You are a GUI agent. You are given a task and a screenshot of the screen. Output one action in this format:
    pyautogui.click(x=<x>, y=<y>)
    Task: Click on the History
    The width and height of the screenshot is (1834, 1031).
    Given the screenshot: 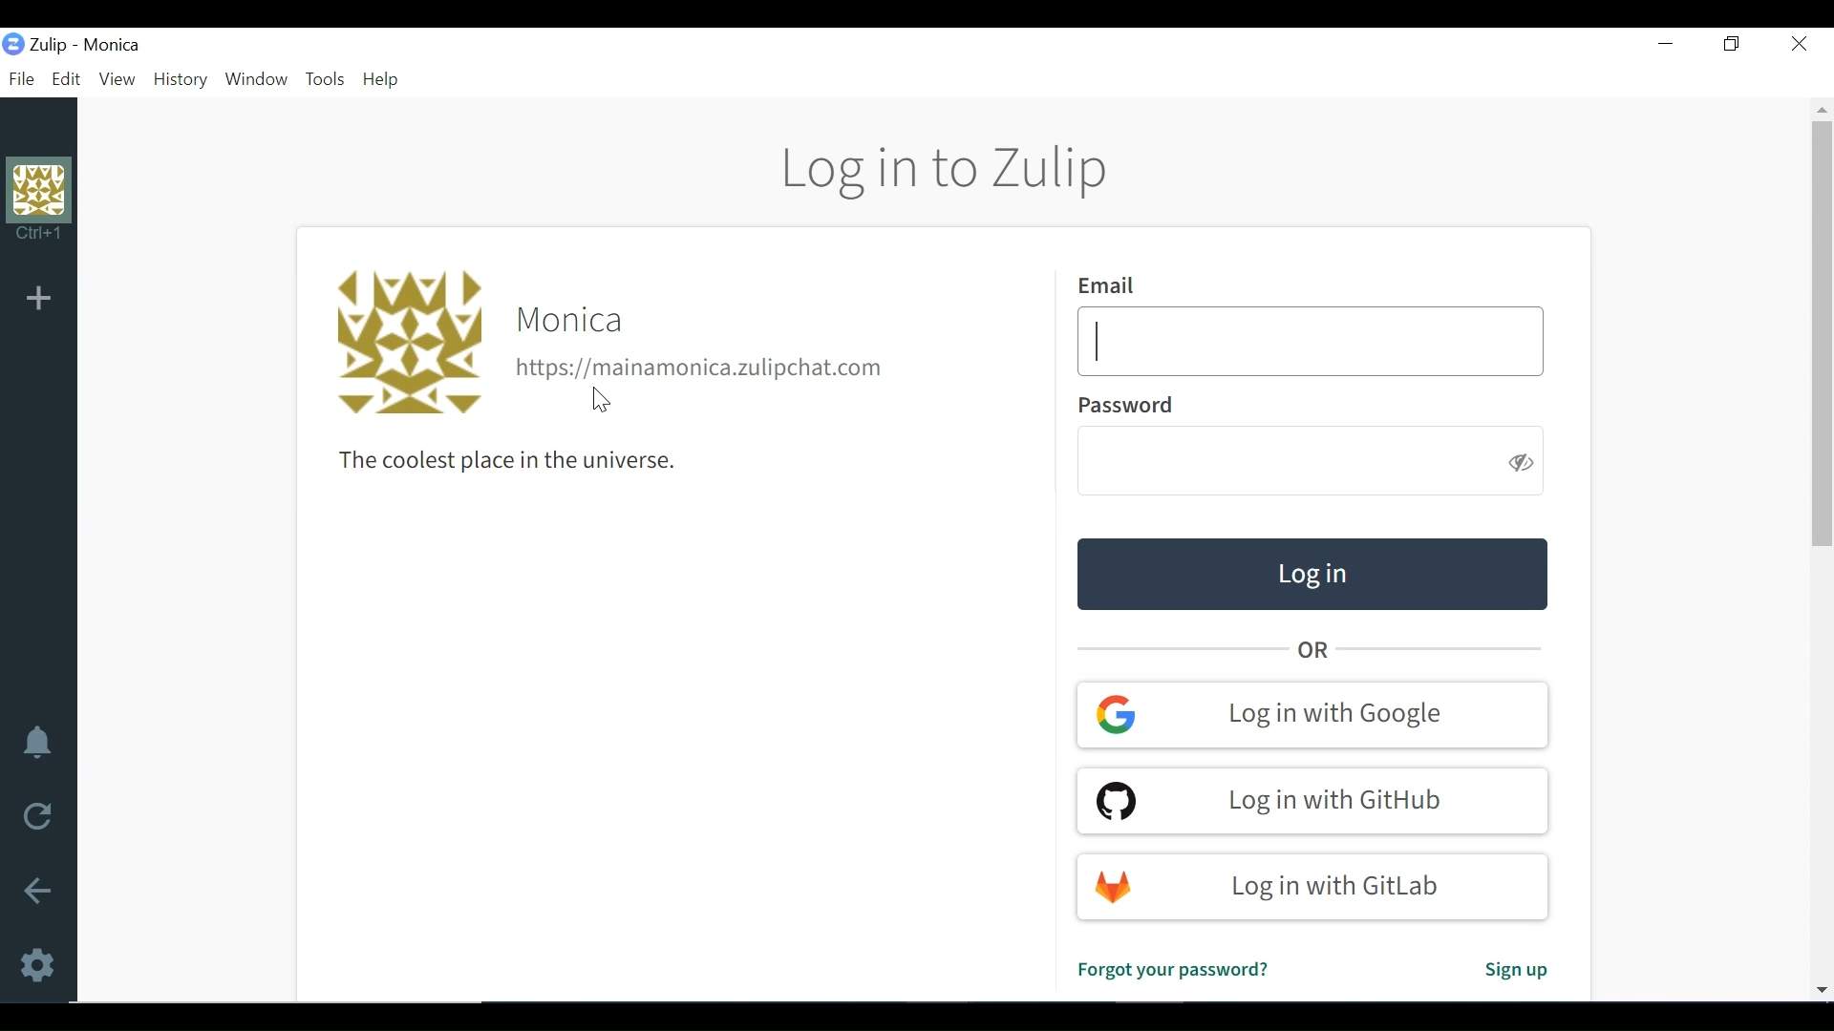 What is the action you would take?
    pyautogui.click(x=182, y=80)
    